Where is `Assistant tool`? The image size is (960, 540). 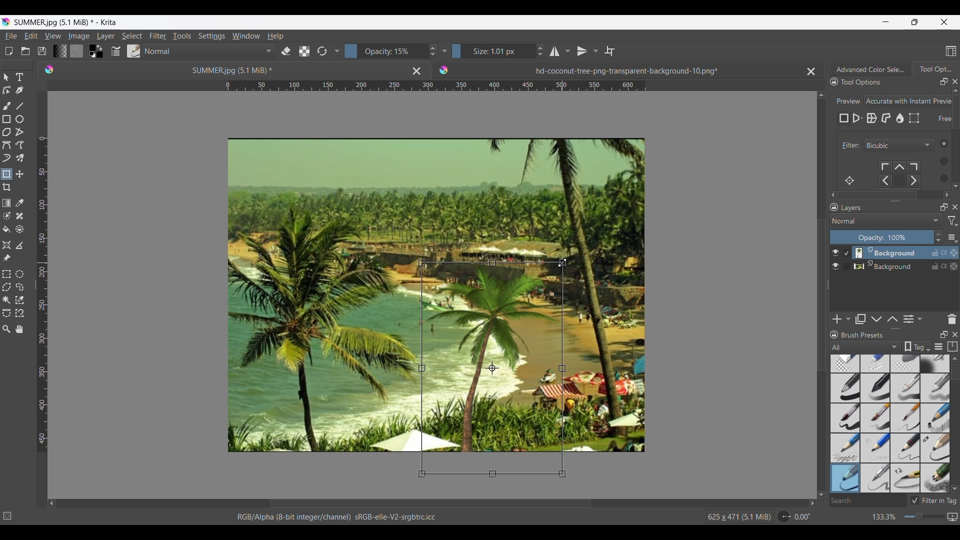
Assistant tool is located at coordinates (6, 245).